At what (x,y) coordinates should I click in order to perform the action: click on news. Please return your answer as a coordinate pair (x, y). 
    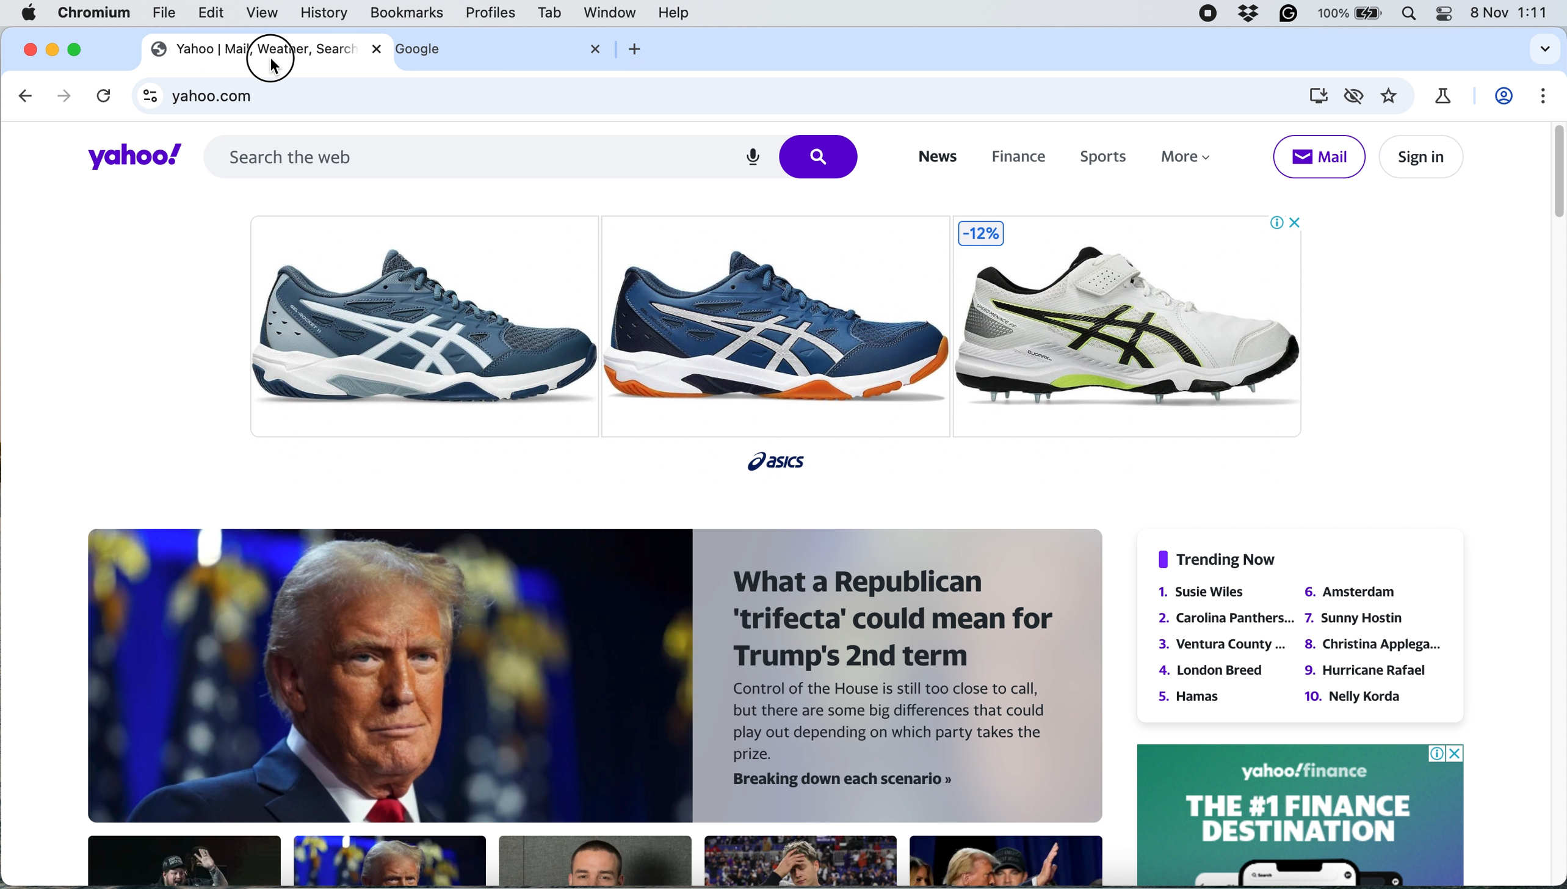
    Looking at the image, I should click on (935, 157).